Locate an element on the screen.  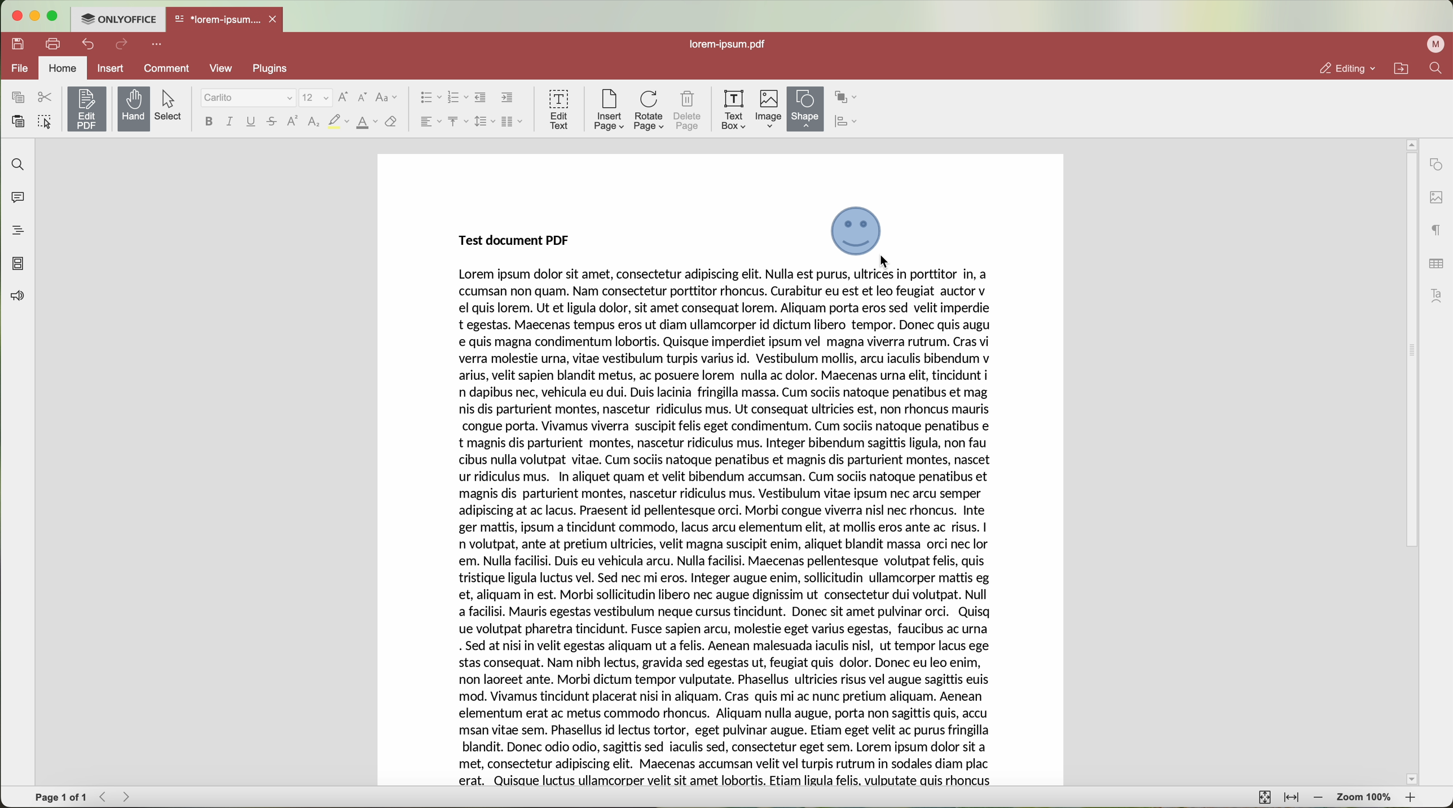
increment font size is located at coordinates (346, 95).